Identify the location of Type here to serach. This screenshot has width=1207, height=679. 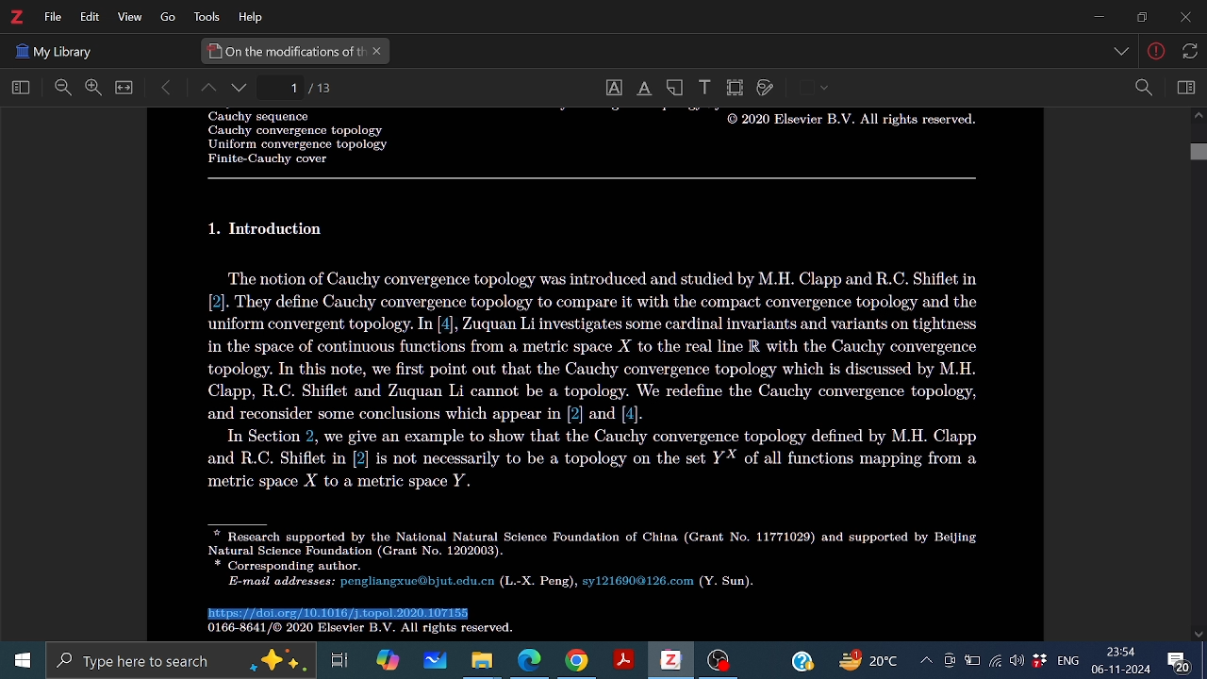
(179, 661).